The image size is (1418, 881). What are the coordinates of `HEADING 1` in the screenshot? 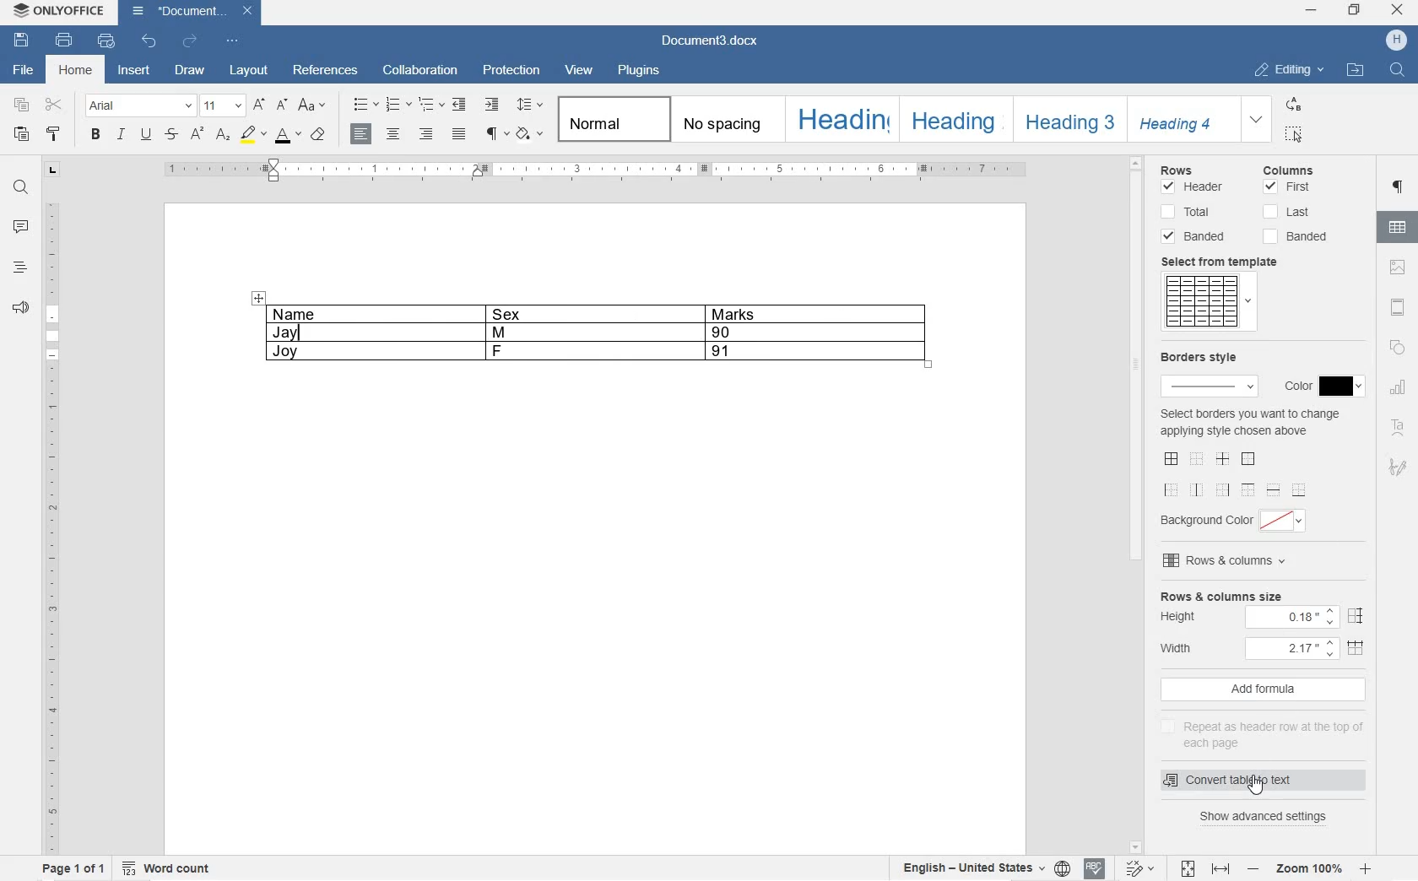 It's located at (841, 119).